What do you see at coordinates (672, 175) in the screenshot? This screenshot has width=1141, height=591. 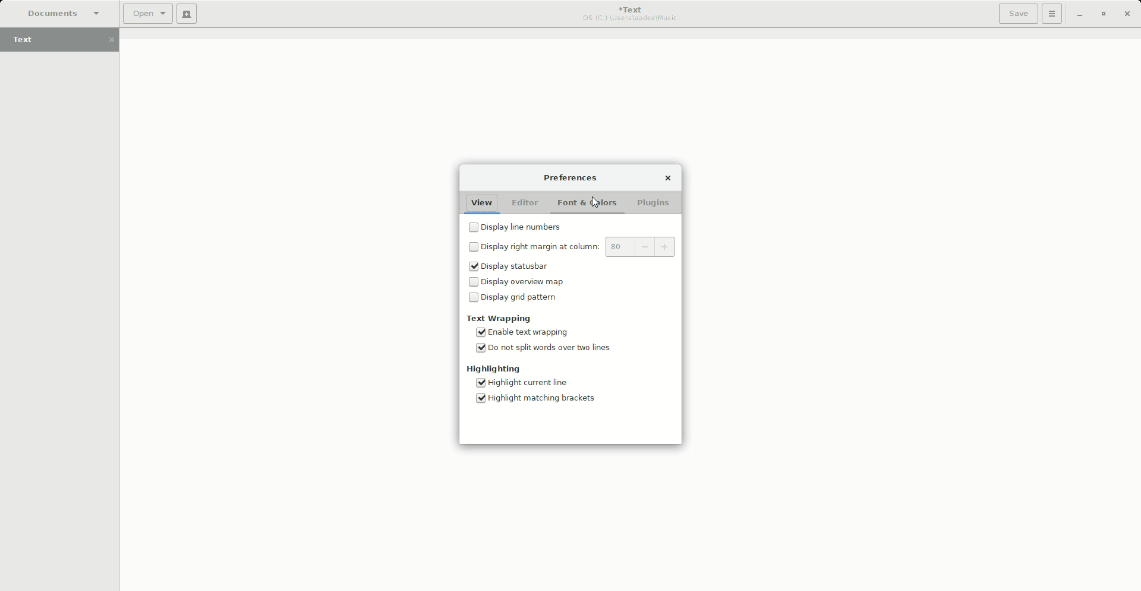 I see `Close` at bounding box center [672, 175].